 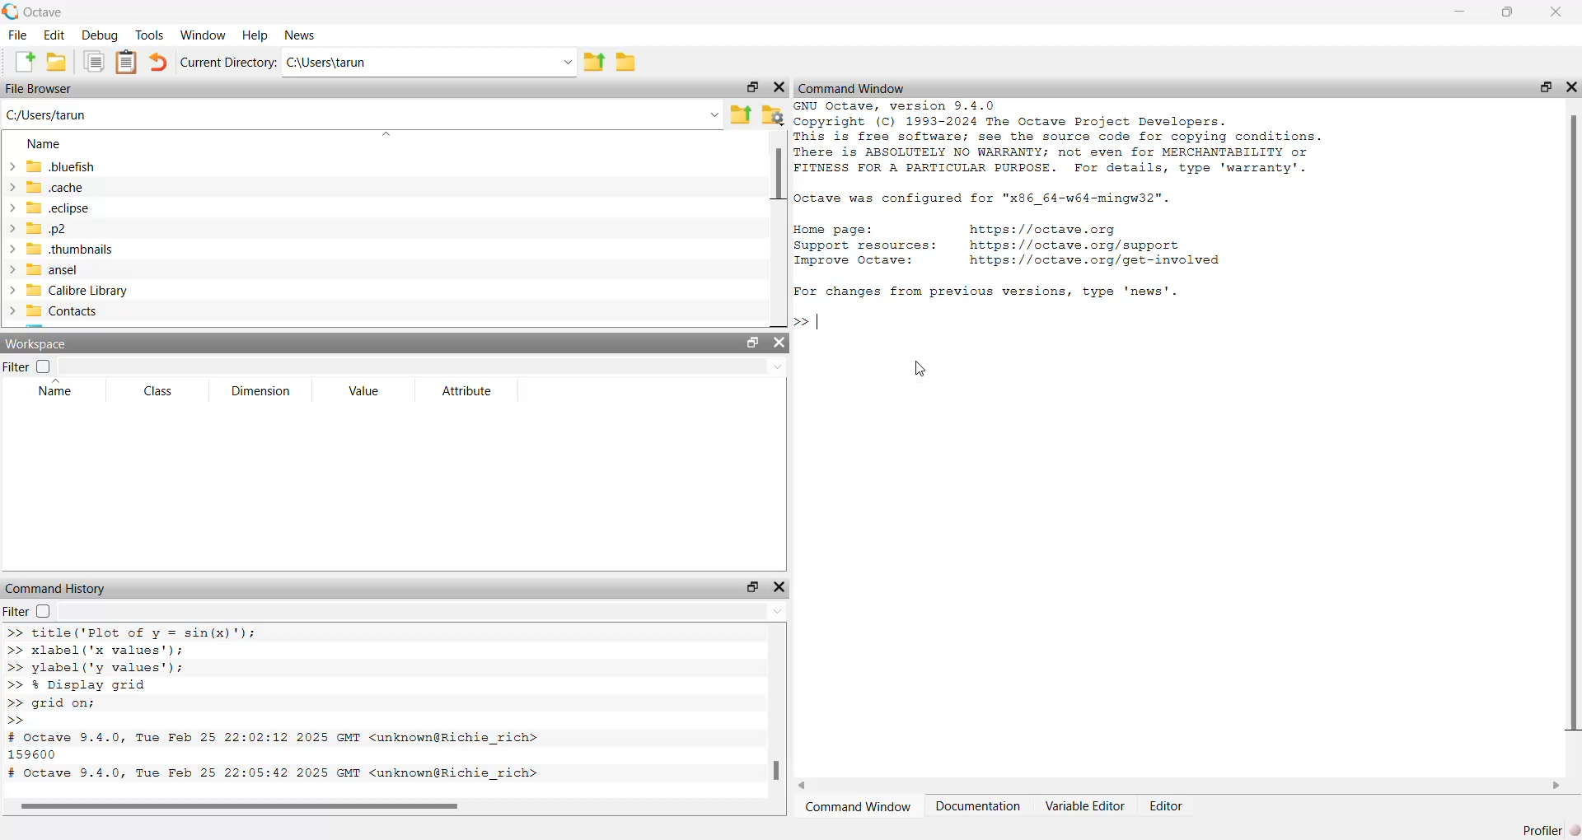 I want to click on >>, so click(x=19, y=721).